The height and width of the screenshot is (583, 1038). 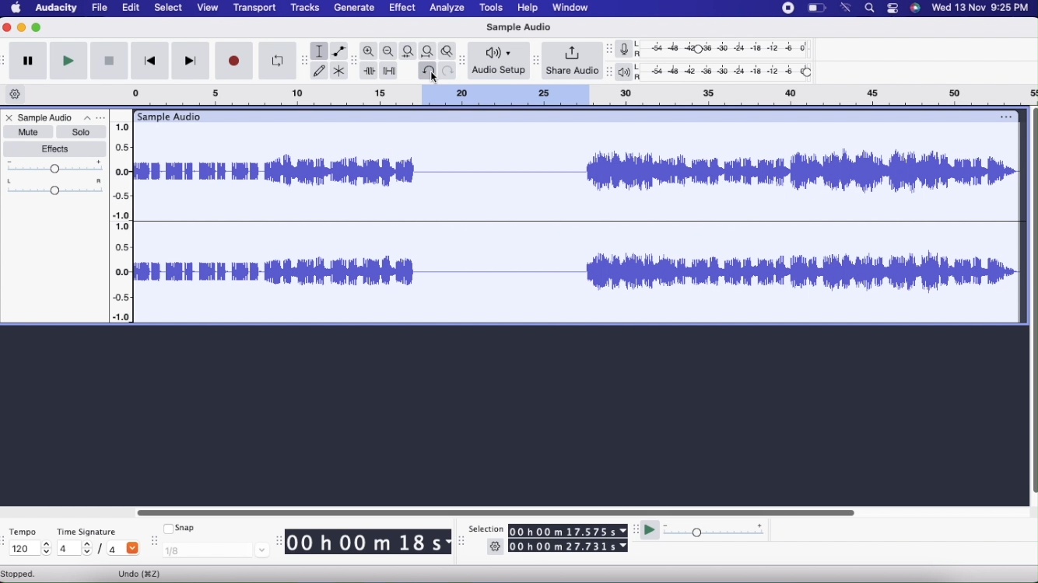 What do you see at coordinates (305, 60) in the screenshot?
I see `move toolbar` at bounding box center [305, 60].